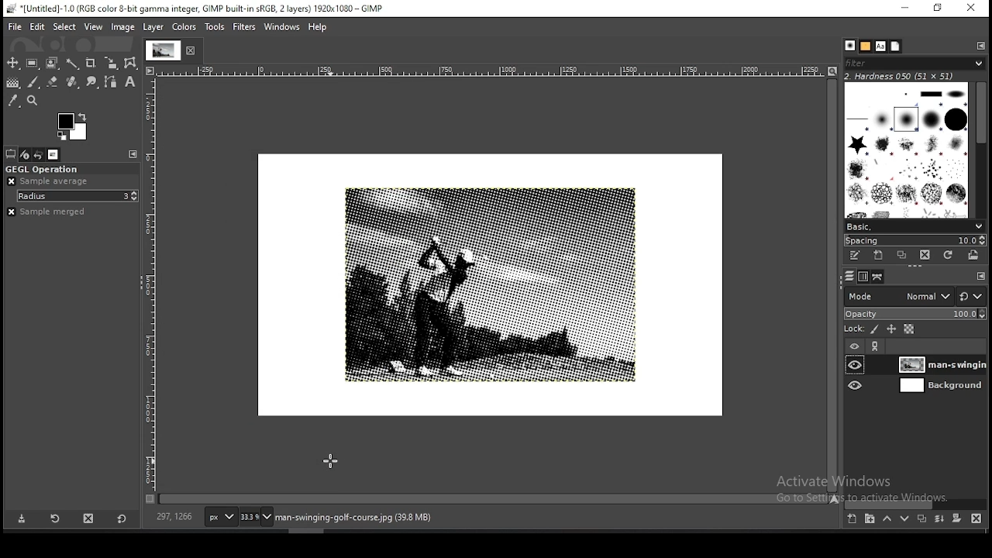  Describe the element at coordinates (925, 255) in the screenshot. I see `delete brush` at that location.